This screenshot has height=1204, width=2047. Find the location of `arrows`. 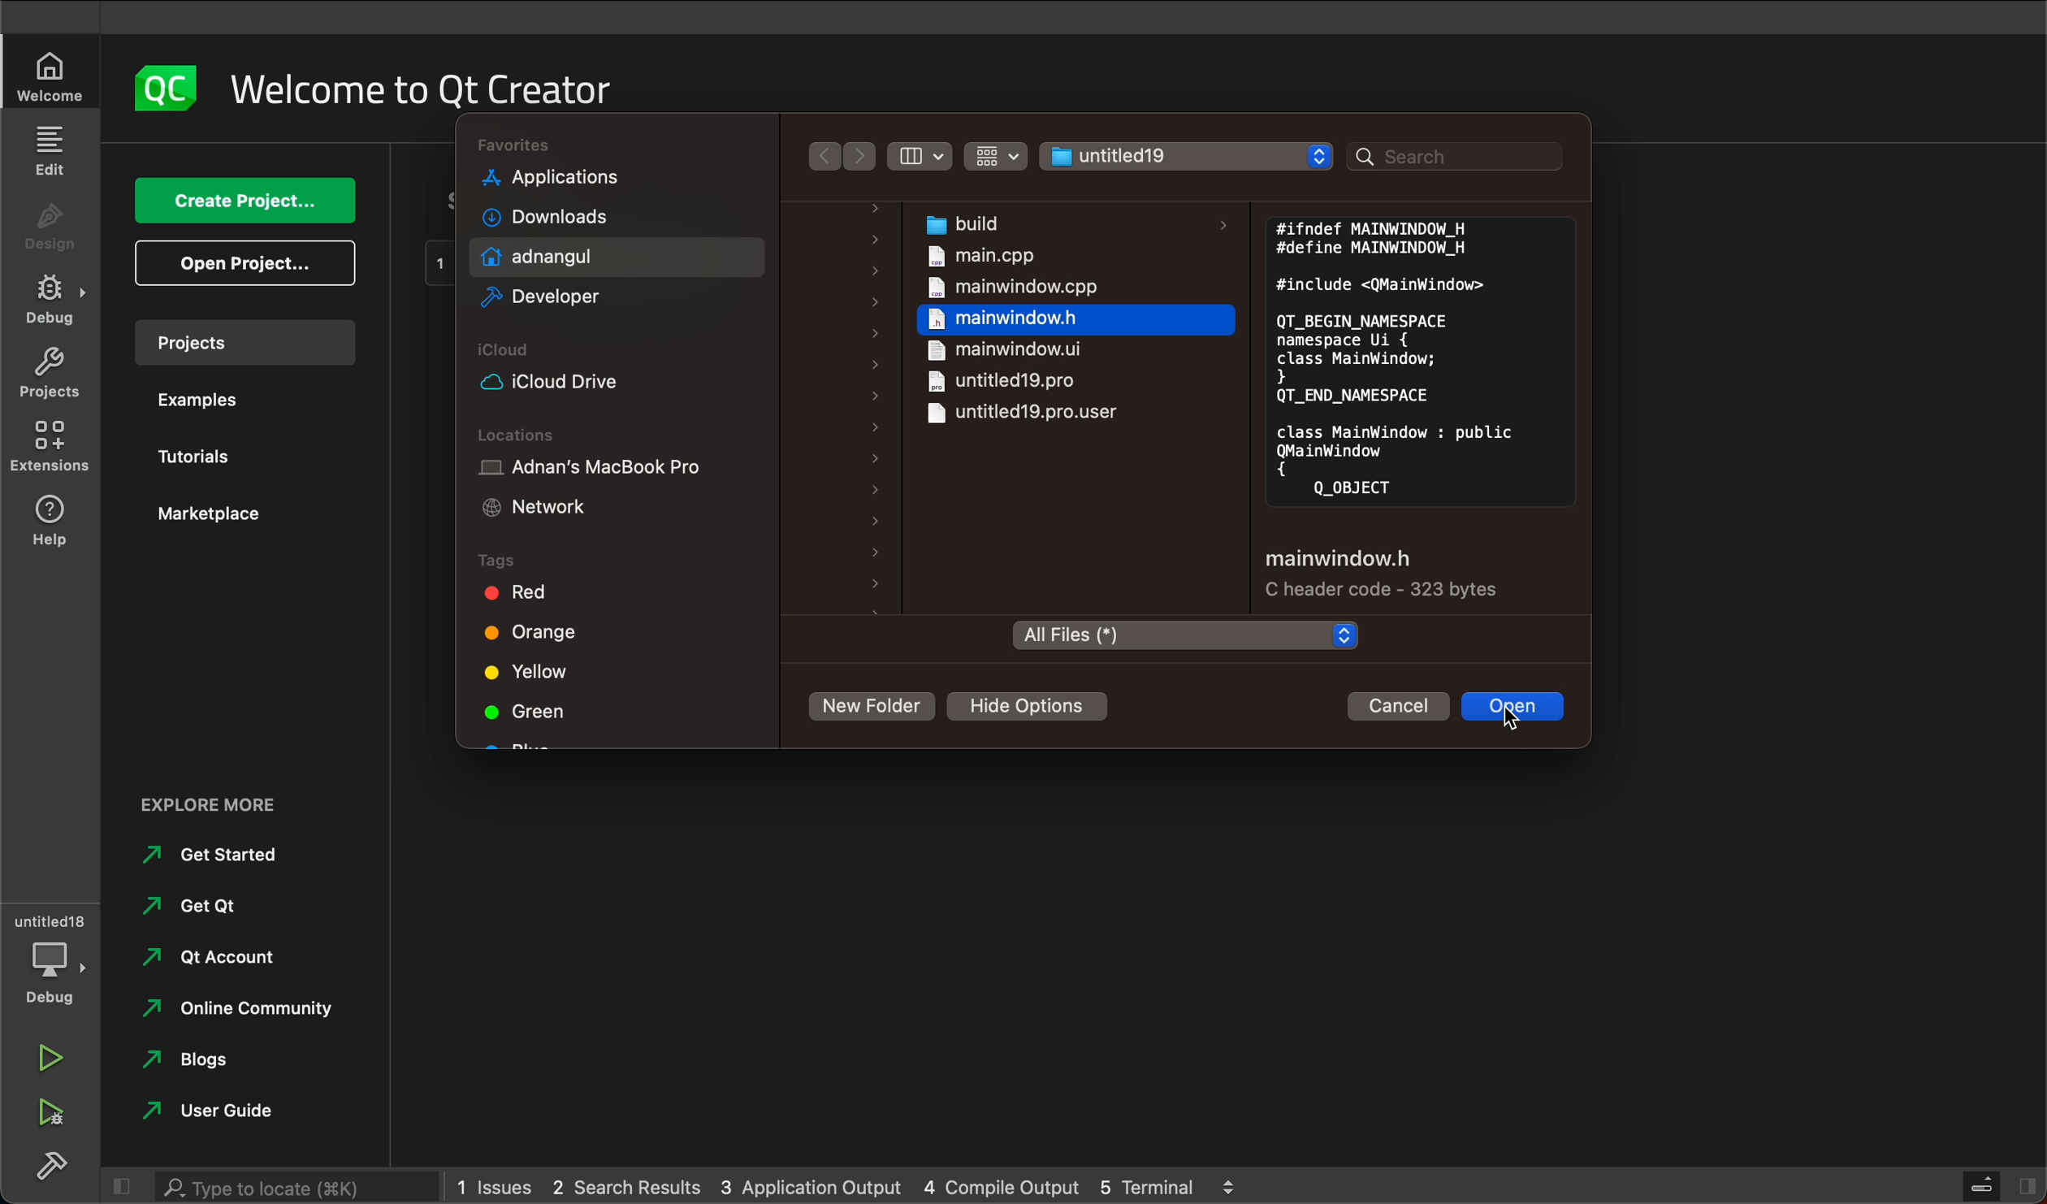

arrows is located at coordinates (843, 157).